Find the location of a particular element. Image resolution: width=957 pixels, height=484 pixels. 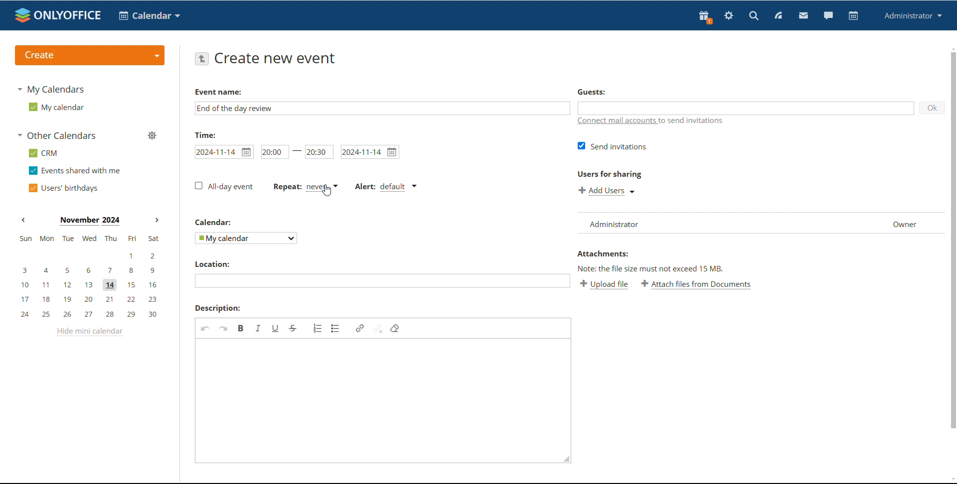

users' birthdays is located at coordinates (62, 188).